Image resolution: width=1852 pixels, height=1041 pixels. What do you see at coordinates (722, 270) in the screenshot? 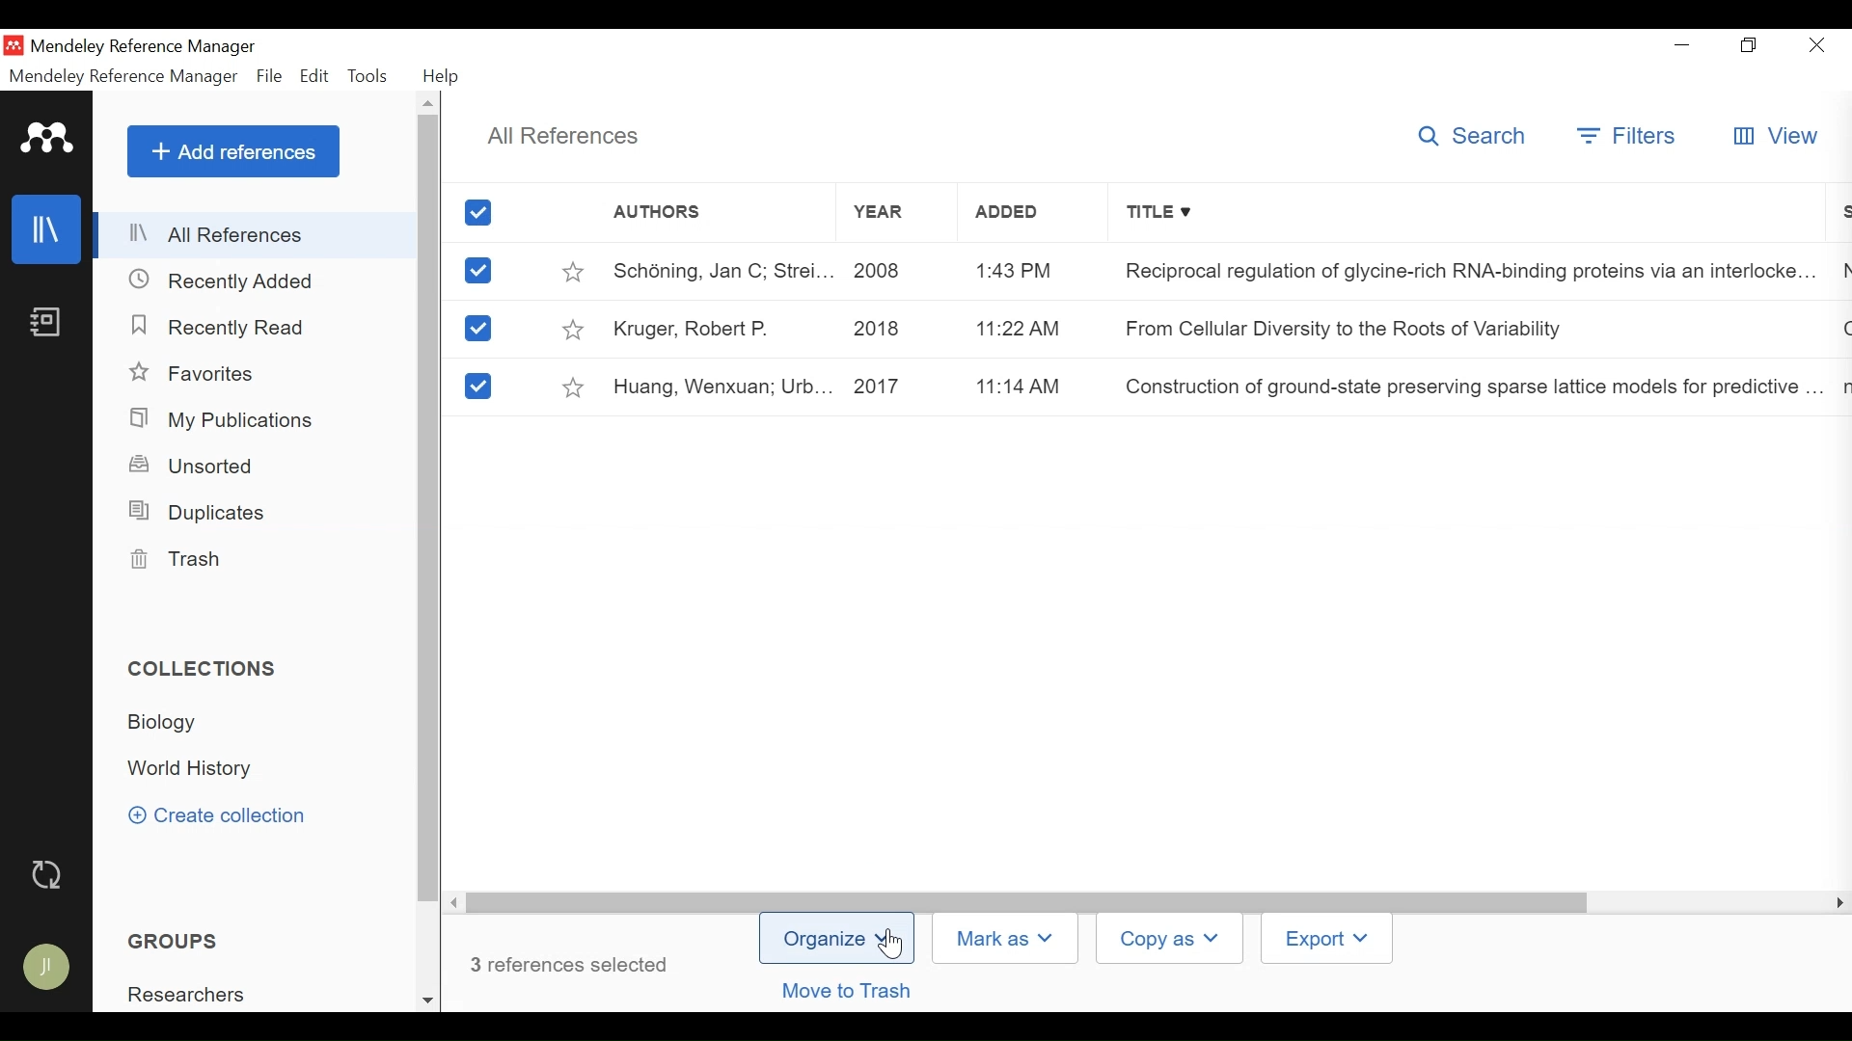
I see `Schoning, Jan C; Strei...` at bounding box center [722, 270].